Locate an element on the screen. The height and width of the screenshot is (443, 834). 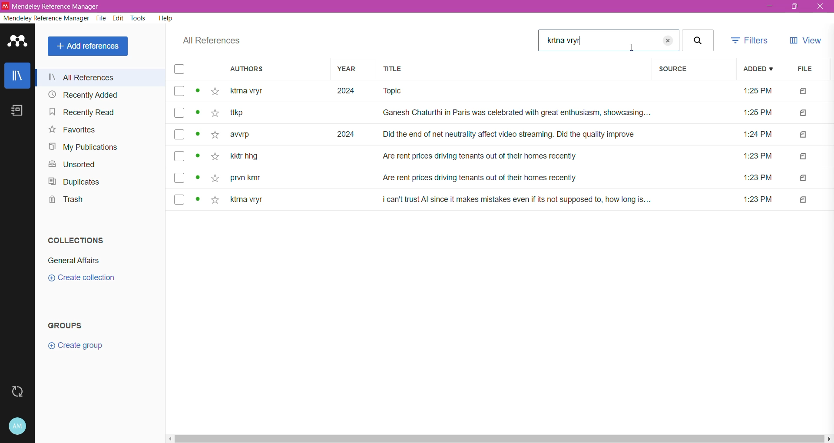
Close is located at coordinates (821, 7).